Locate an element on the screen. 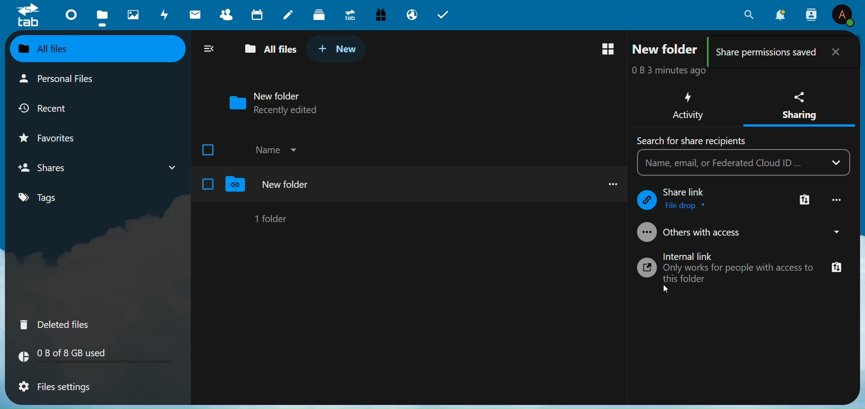 The height and width of the screenshot is (409, 865). Files is located at coordinates (101, 16).